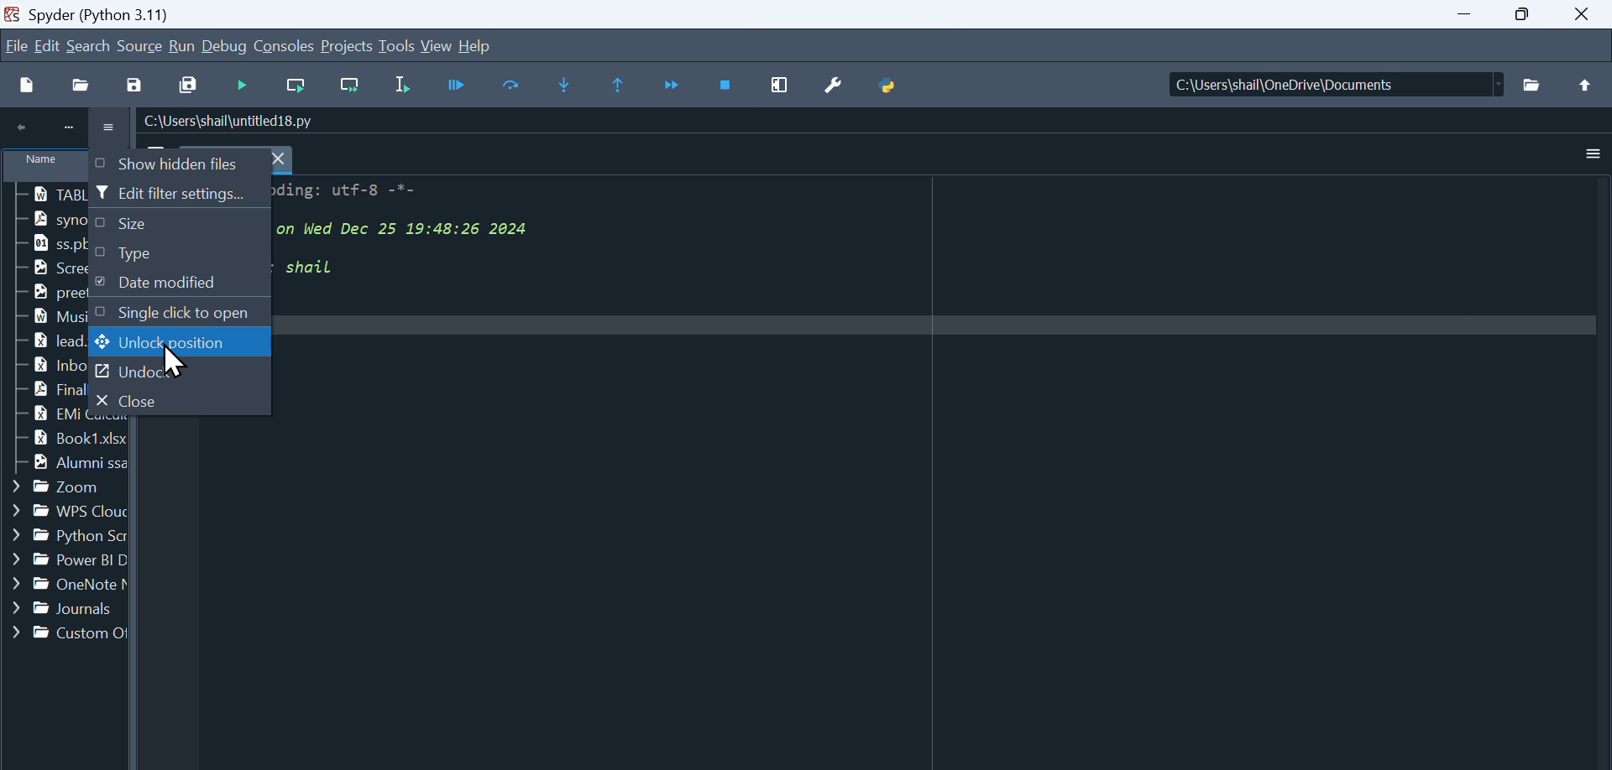  Describe the element at coordinates (407, 85) in the screenshot. I see `Run selected cell` at that location.